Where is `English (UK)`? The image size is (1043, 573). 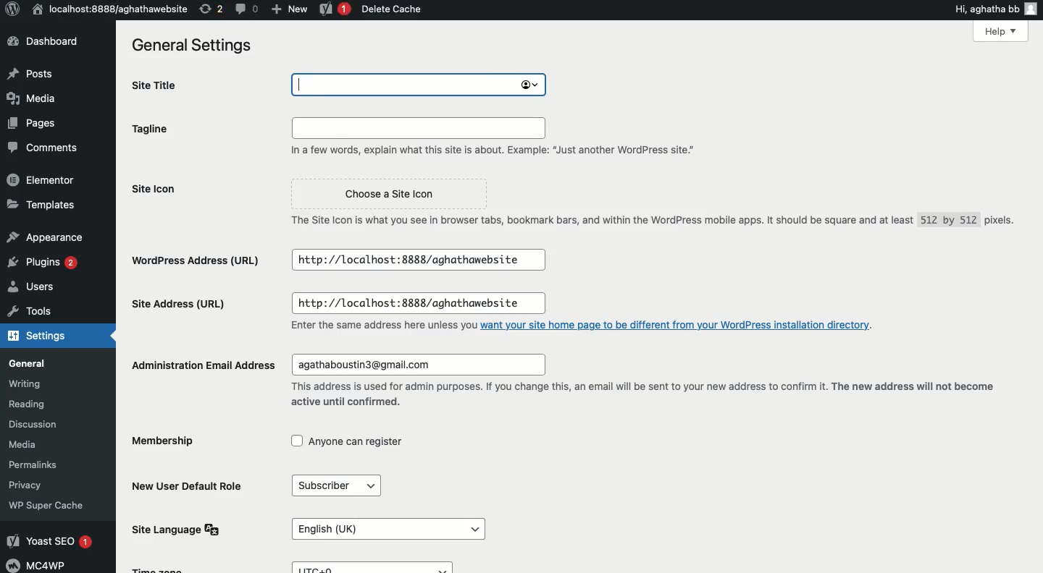 English (UK) is located at coordinates (387, 527).